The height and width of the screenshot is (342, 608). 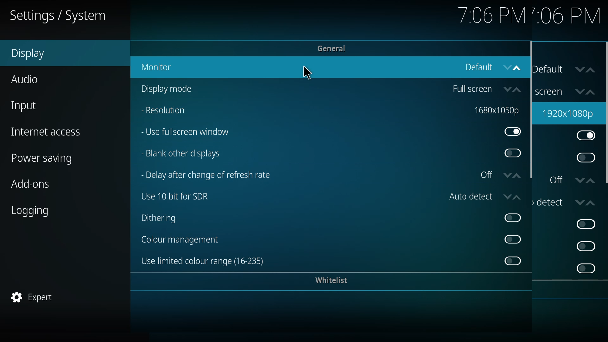 I want to click on off, so click(x=500, y=179).